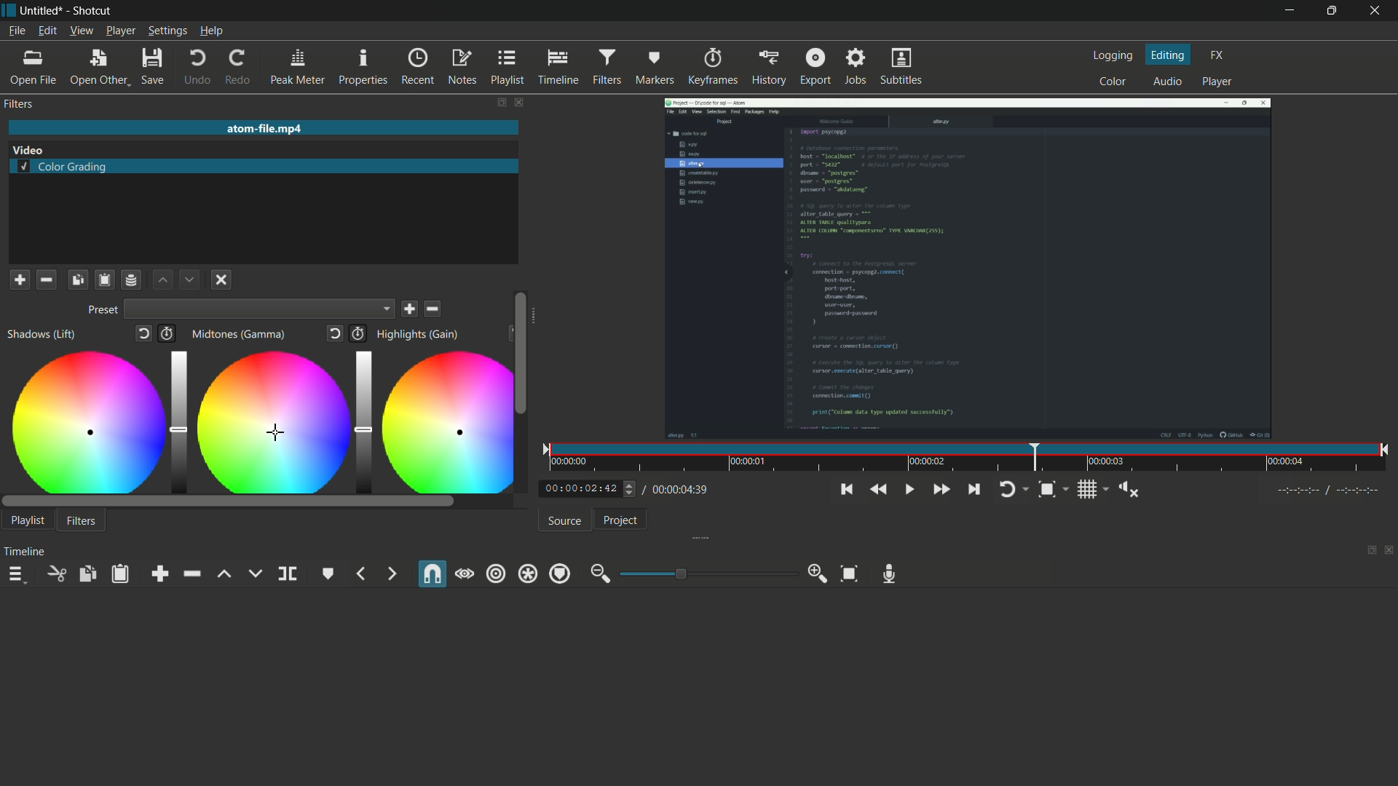 This screenshot has width=1398, height=786. What do you see at coordinates (82, 30) in the screenshot?
I see `view menu` at bounding box center [82, 30].